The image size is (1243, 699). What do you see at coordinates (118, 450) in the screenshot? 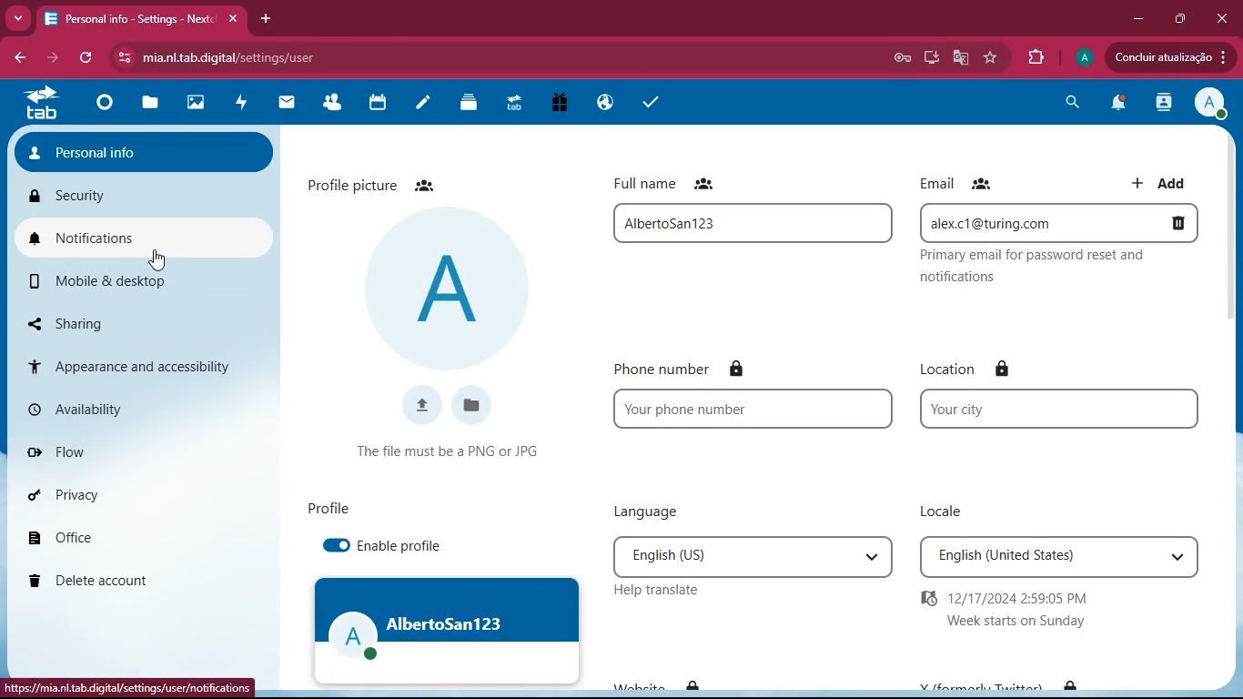
I see `flow` at bounding box center [118, 450].